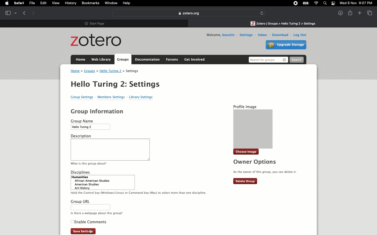 This screenshot has width=377, height=235. I want to click on Save, so click(83, 230).